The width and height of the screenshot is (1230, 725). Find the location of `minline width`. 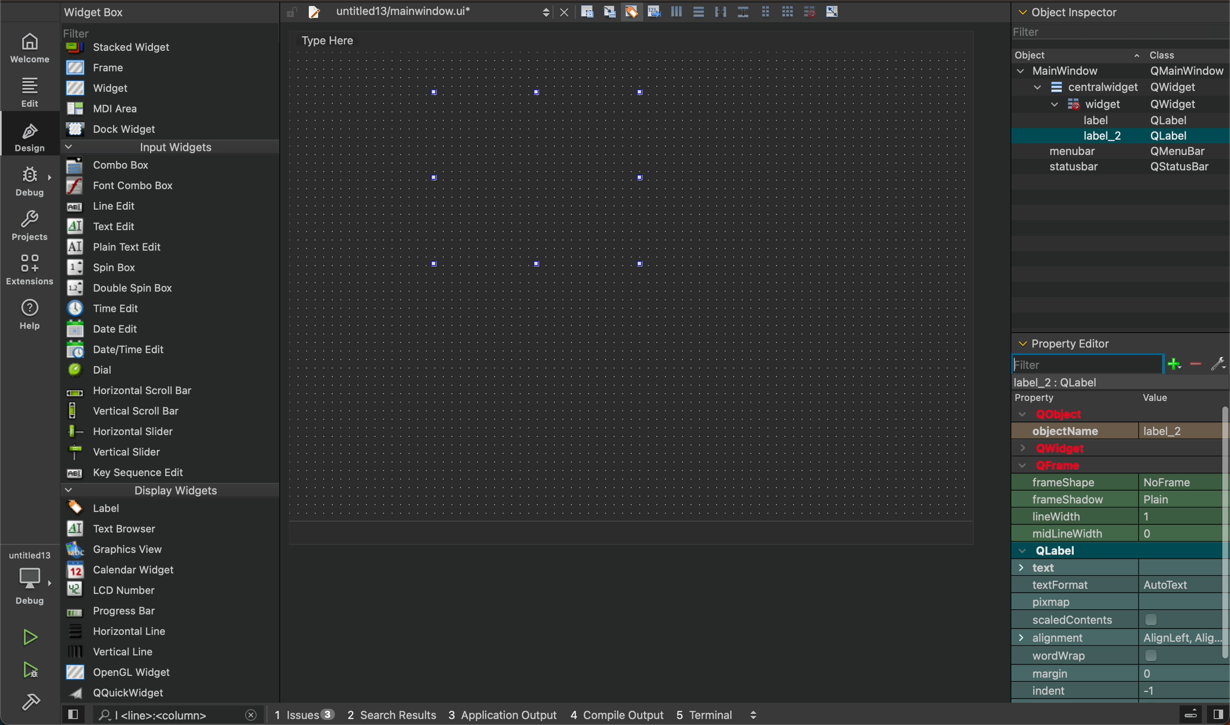

minline width is located at coordinates (1122, 533).